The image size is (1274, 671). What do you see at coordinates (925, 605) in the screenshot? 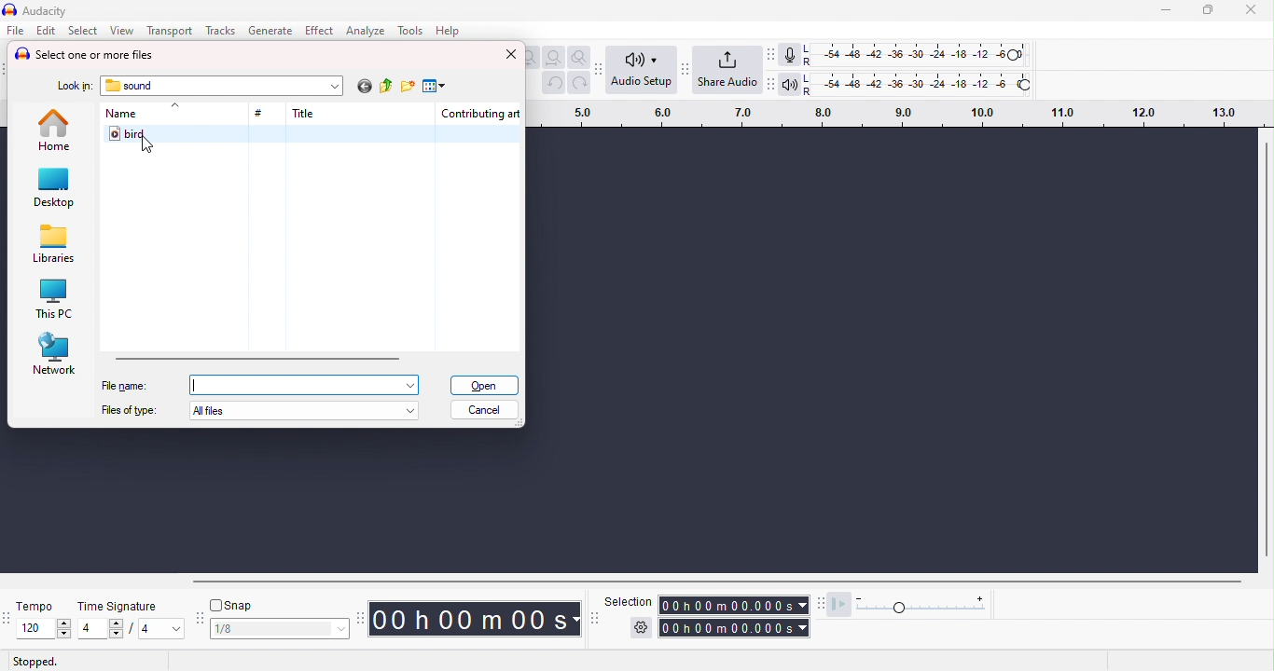
I see `playback speed` at bounding box center [925, 605].